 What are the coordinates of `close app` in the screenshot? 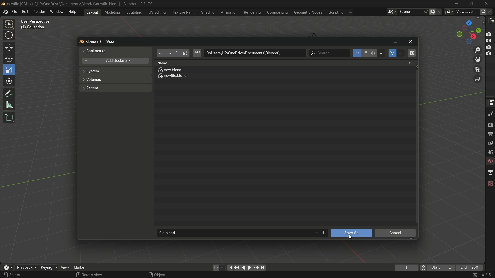 It's located at (487, 3).